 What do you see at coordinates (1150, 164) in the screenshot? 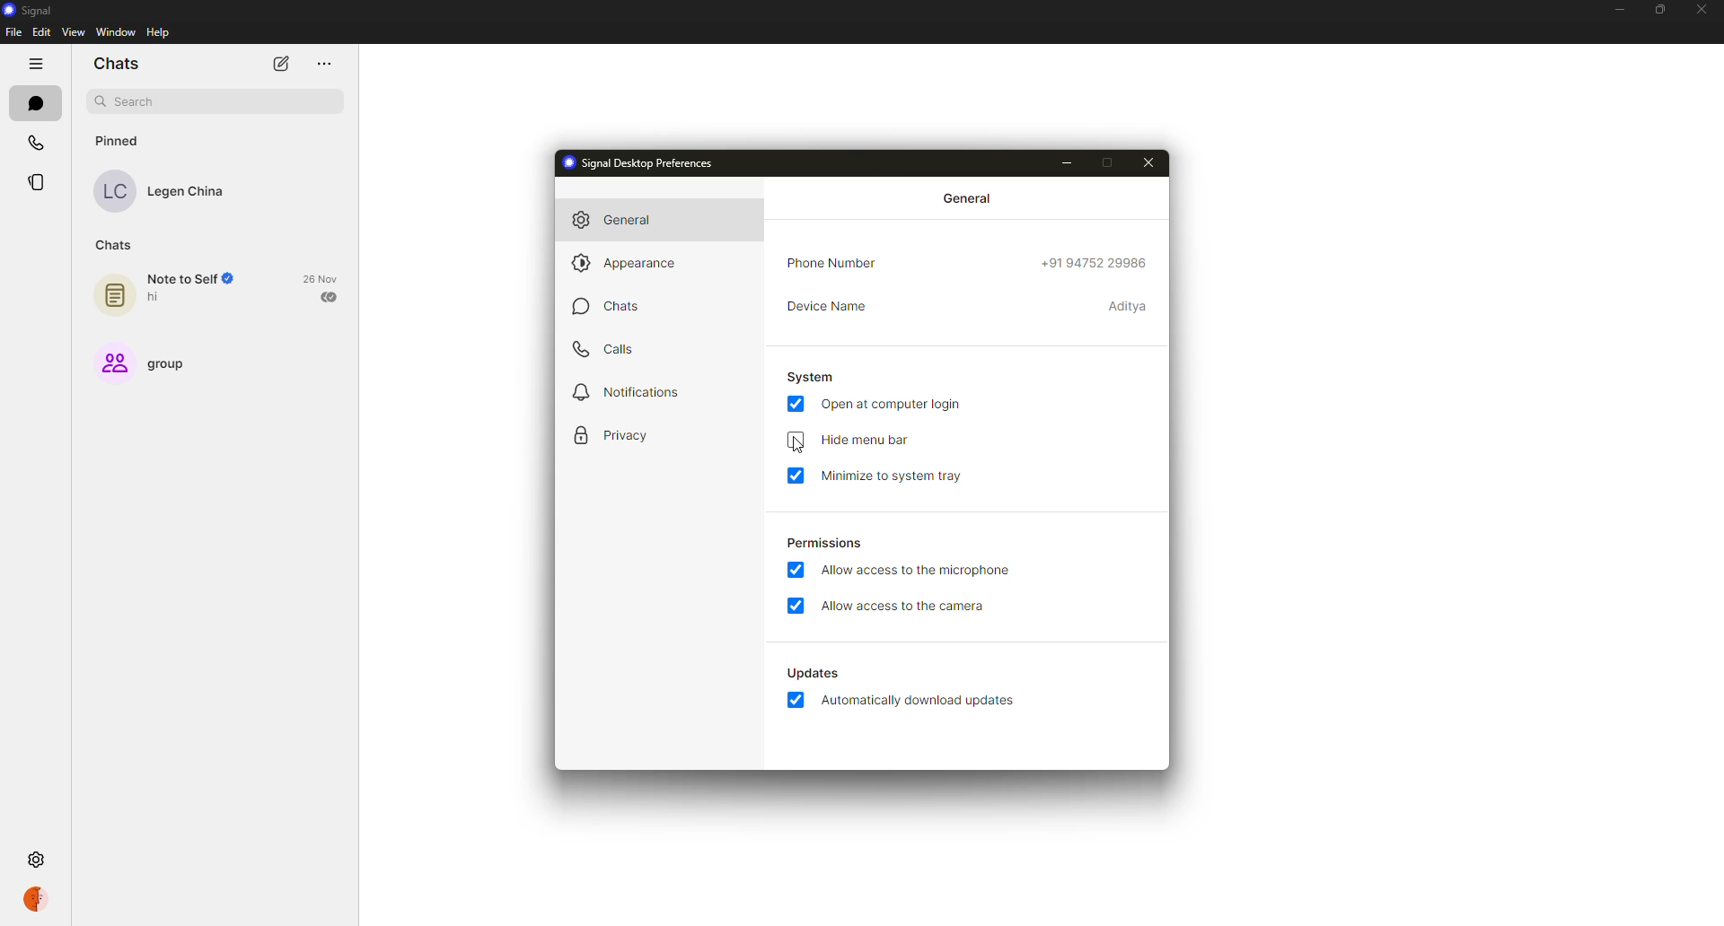
I see `close` at bounding box center [1150, 164].